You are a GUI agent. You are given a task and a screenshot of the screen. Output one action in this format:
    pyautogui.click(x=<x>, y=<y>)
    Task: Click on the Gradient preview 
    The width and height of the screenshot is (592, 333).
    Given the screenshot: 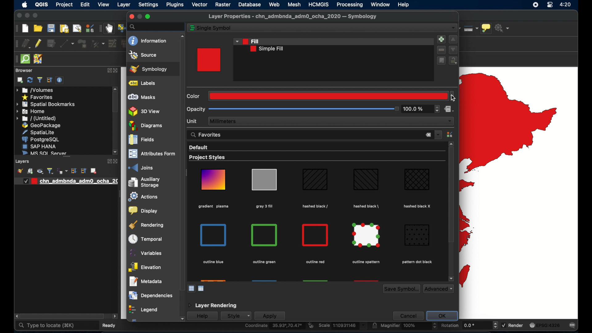 What is the action you would take?
    pyautogui.click(x=366, y=180)
    